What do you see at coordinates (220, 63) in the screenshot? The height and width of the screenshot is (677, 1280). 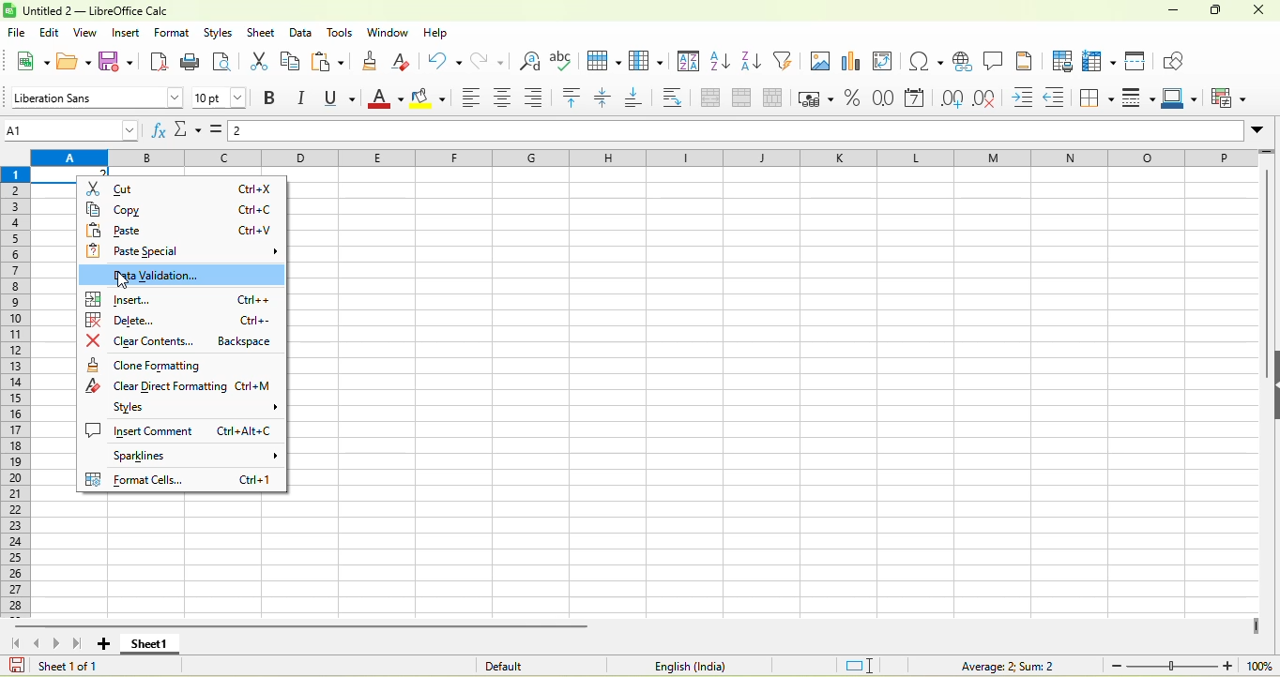 I see `print preview` at bounding box center [220, 63].